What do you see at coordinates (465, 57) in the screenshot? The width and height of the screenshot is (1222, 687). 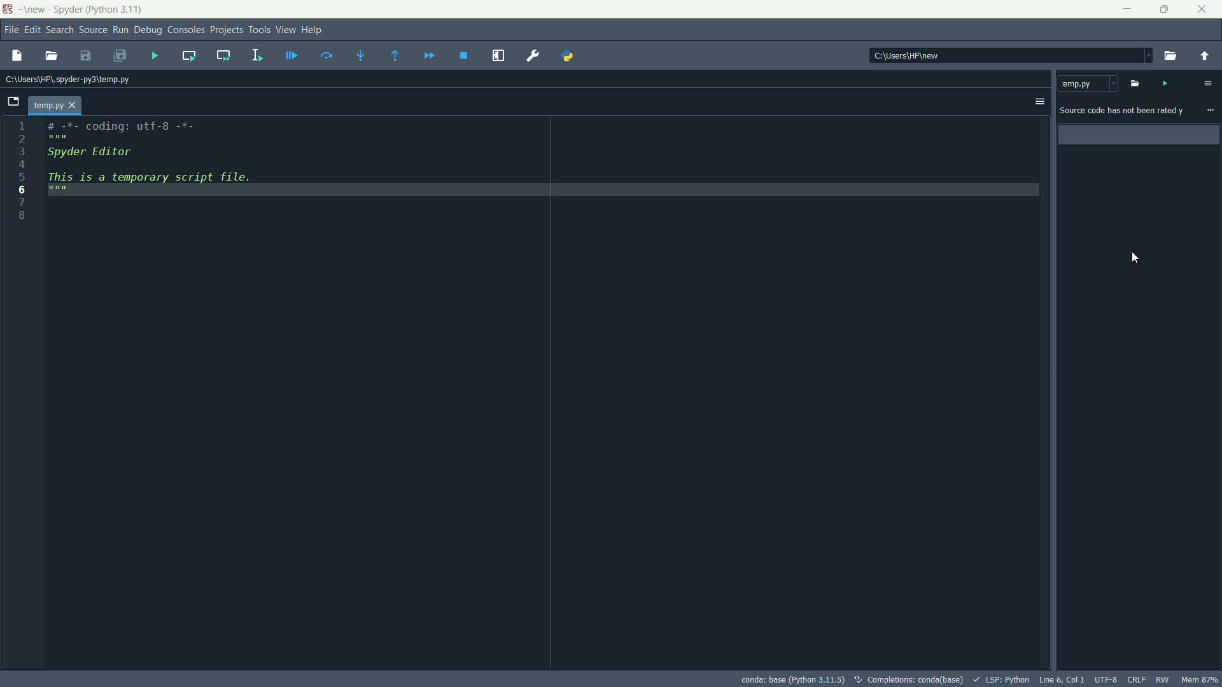 I see `stop debugging` at bounding box center [465, 57].